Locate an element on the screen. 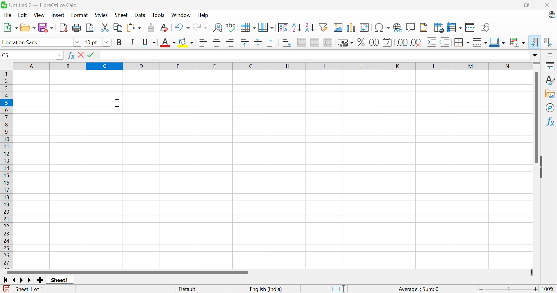 The height and width of the screenshot is (293, 557). Zoom in is located at coordinates (536, 289).